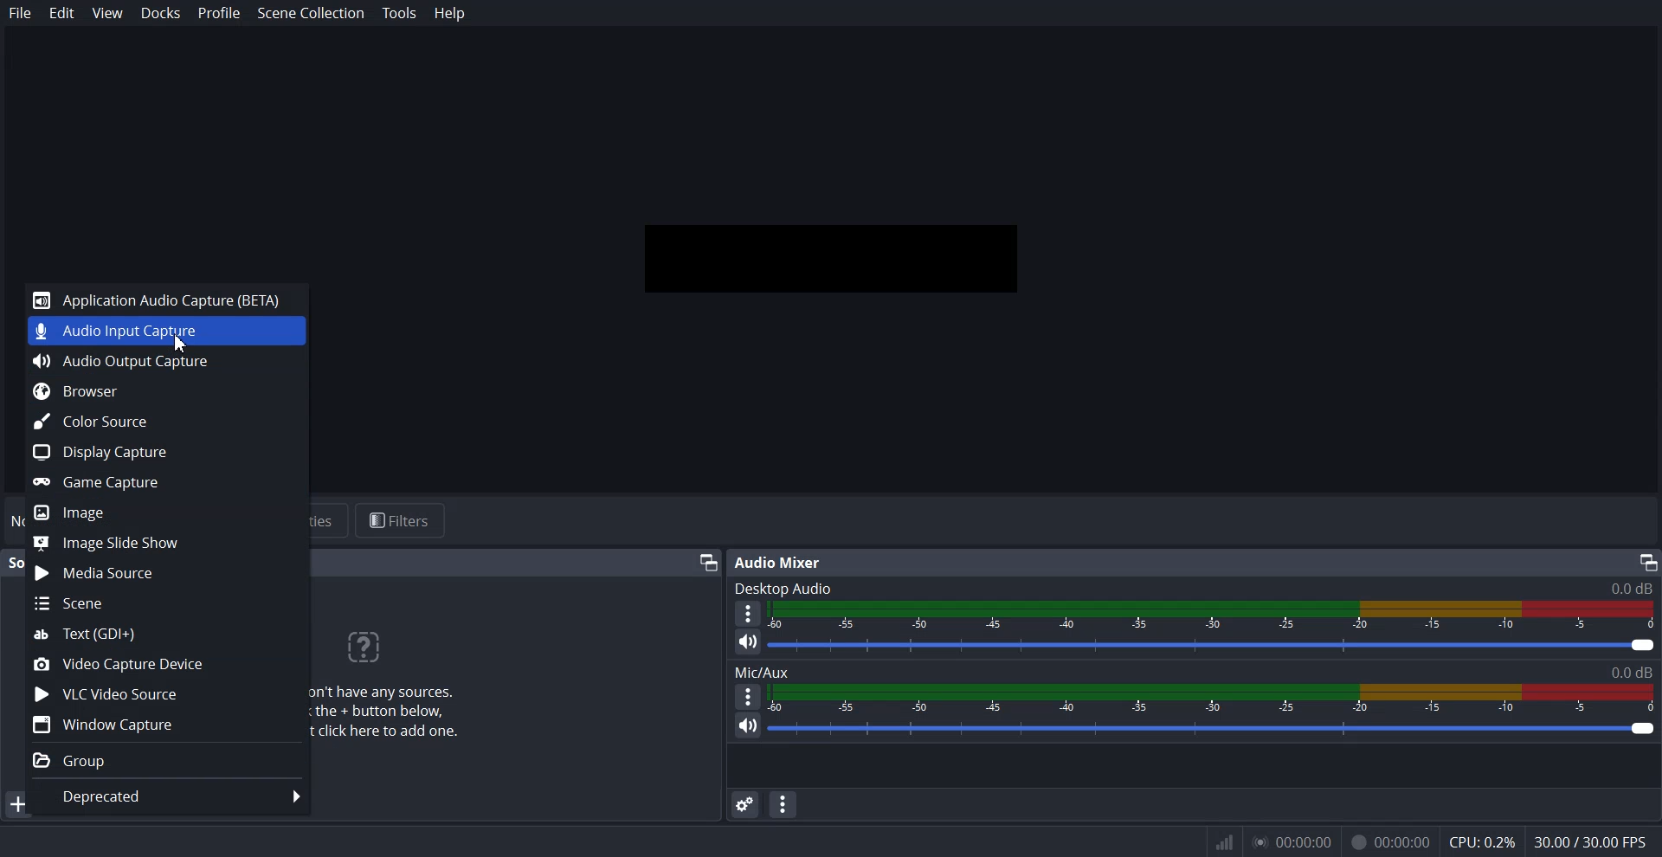 The width and height of the screenshot is (1662, 857). What do you see at coordinates (783, 804) in the screenshot?
I see `Audio mixer menu` at bounding box center [783, 804].